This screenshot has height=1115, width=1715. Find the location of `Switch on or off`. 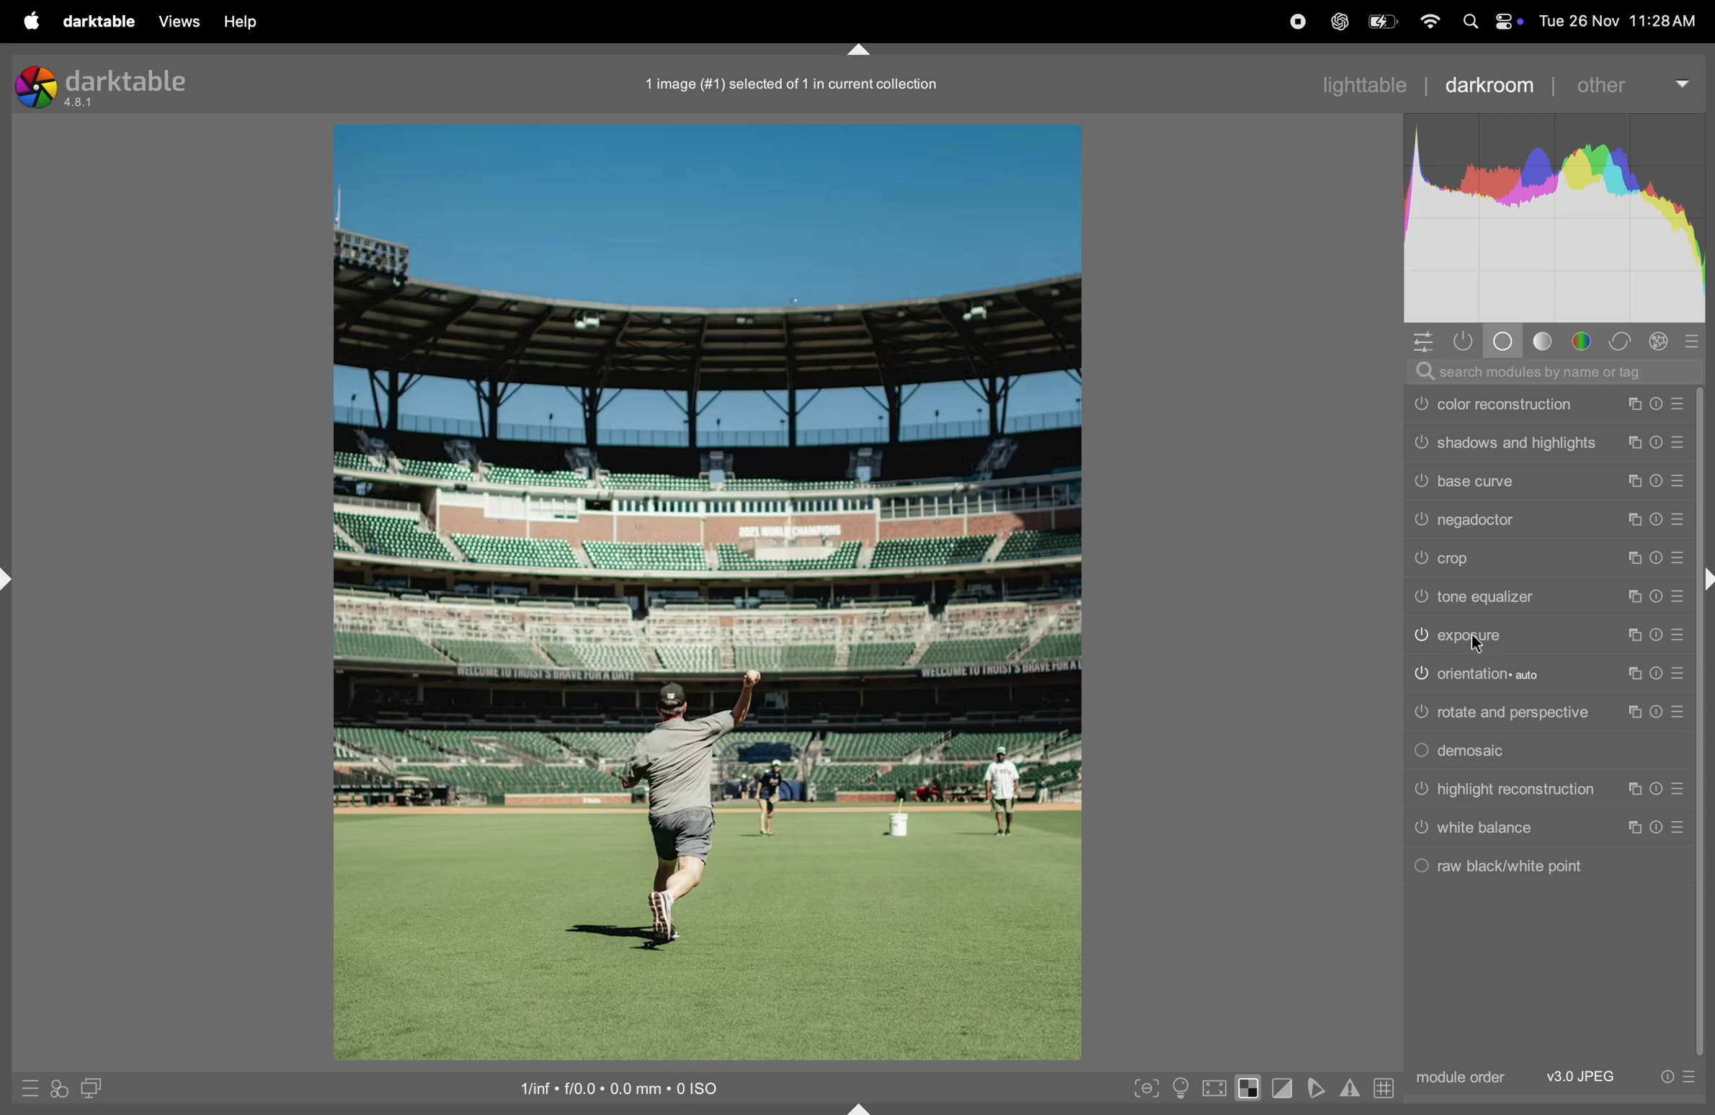

Switch on or off is located at coordinates (1420, 405).